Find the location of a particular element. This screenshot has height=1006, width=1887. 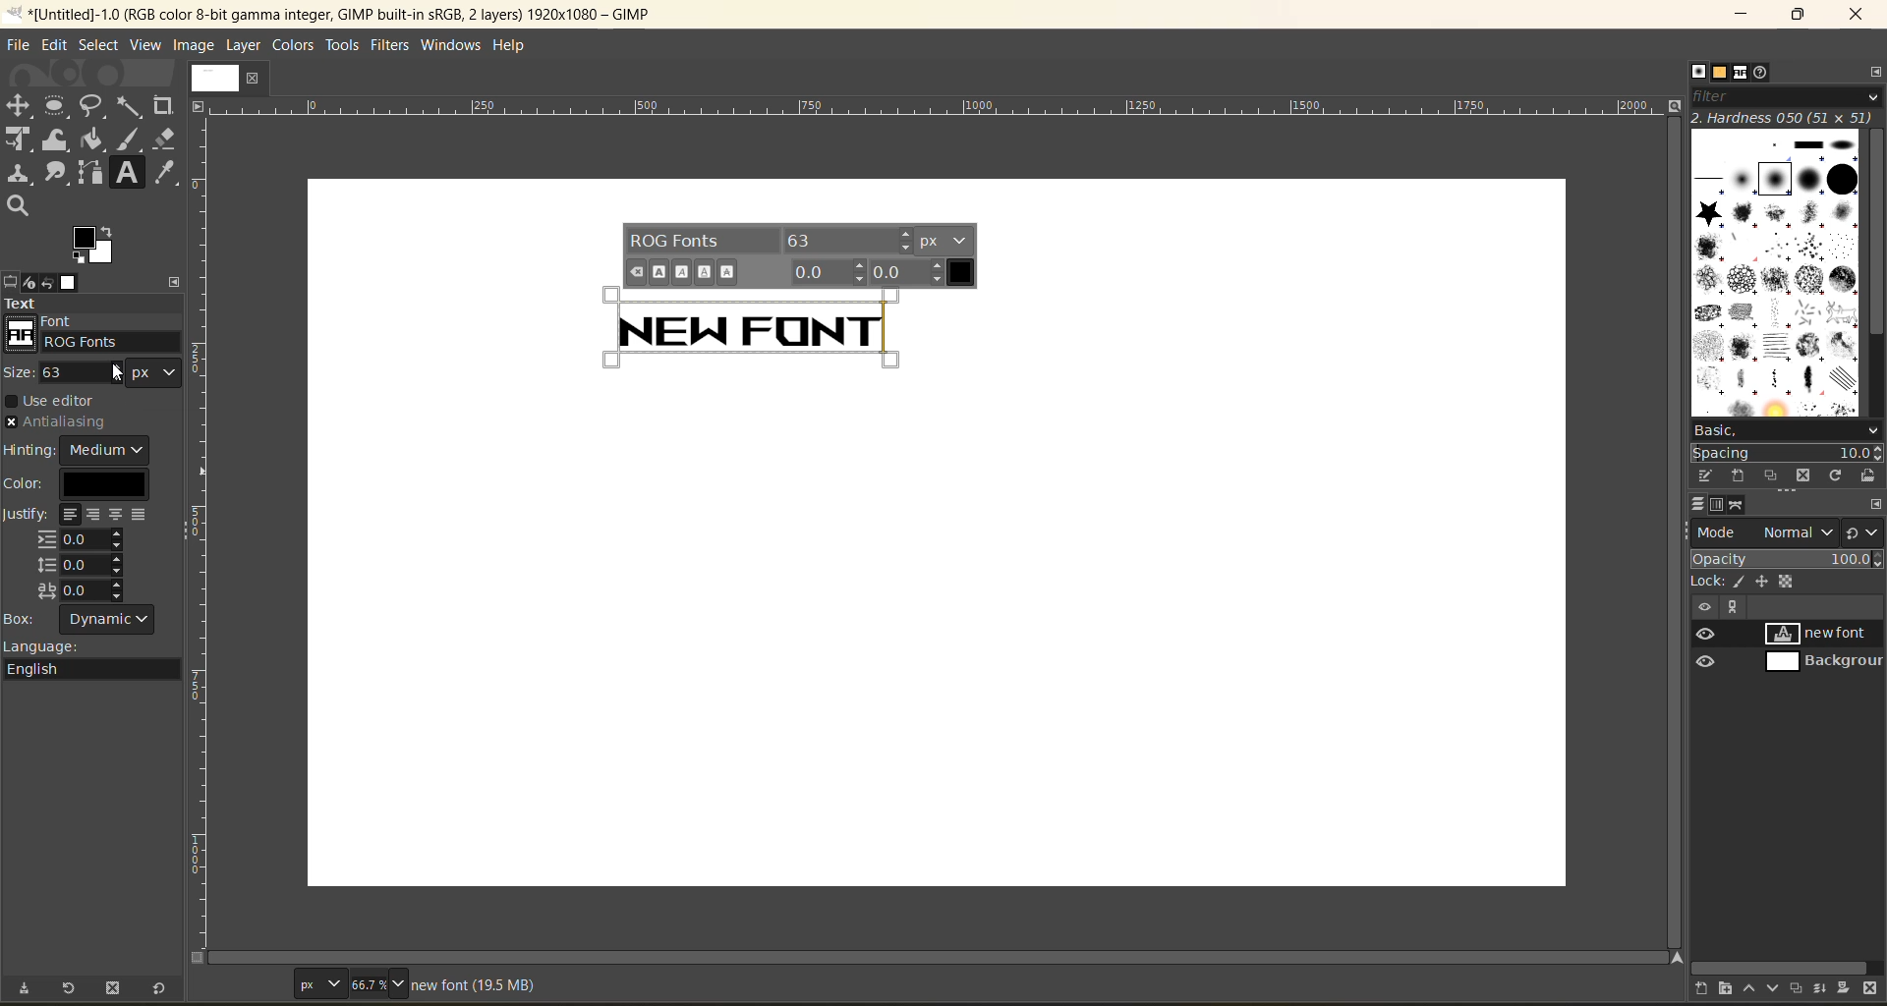

channels is located at coordinates (1722, 505).